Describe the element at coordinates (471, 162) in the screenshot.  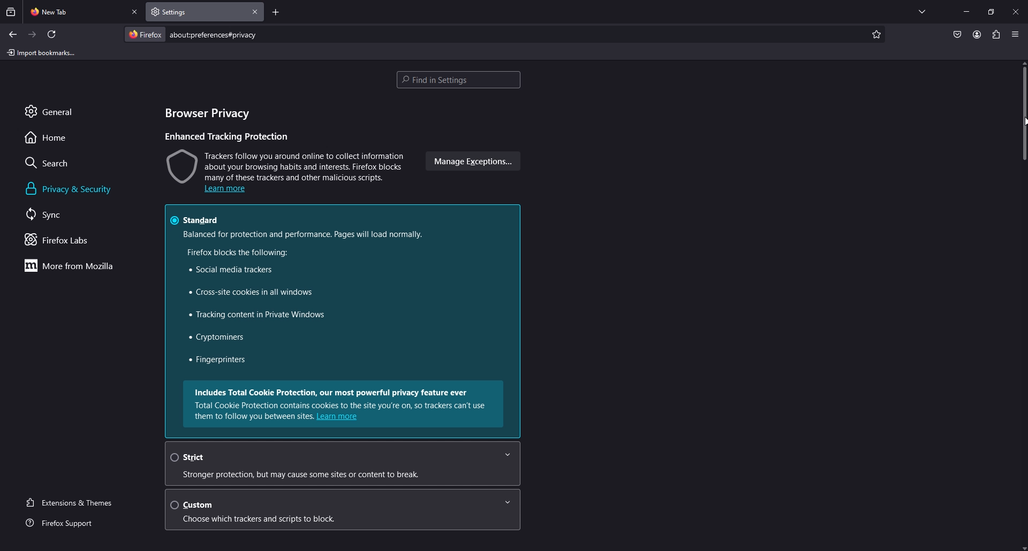
I see `manage extensions` at that location.